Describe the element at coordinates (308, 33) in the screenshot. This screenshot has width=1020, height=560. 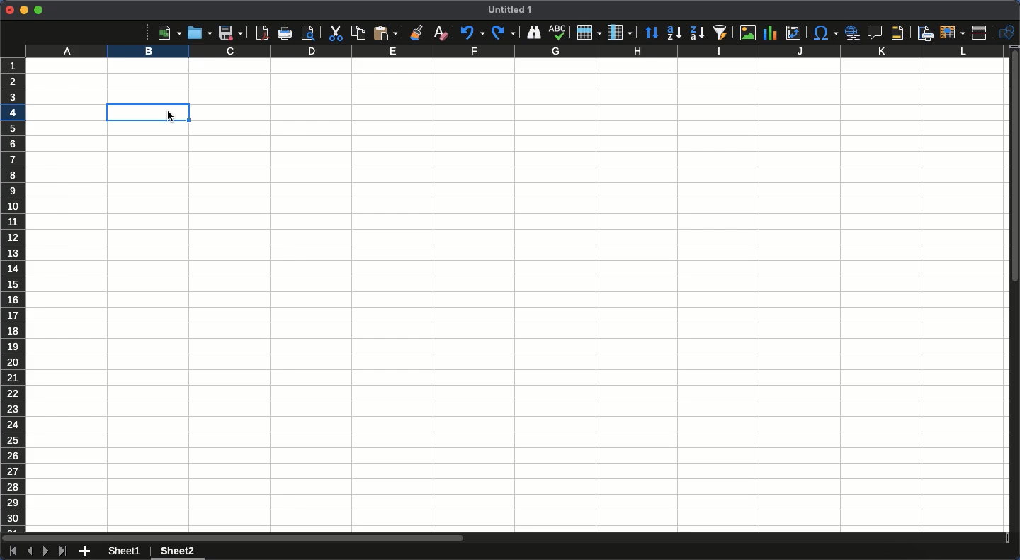
I see `Print preview` at that location.